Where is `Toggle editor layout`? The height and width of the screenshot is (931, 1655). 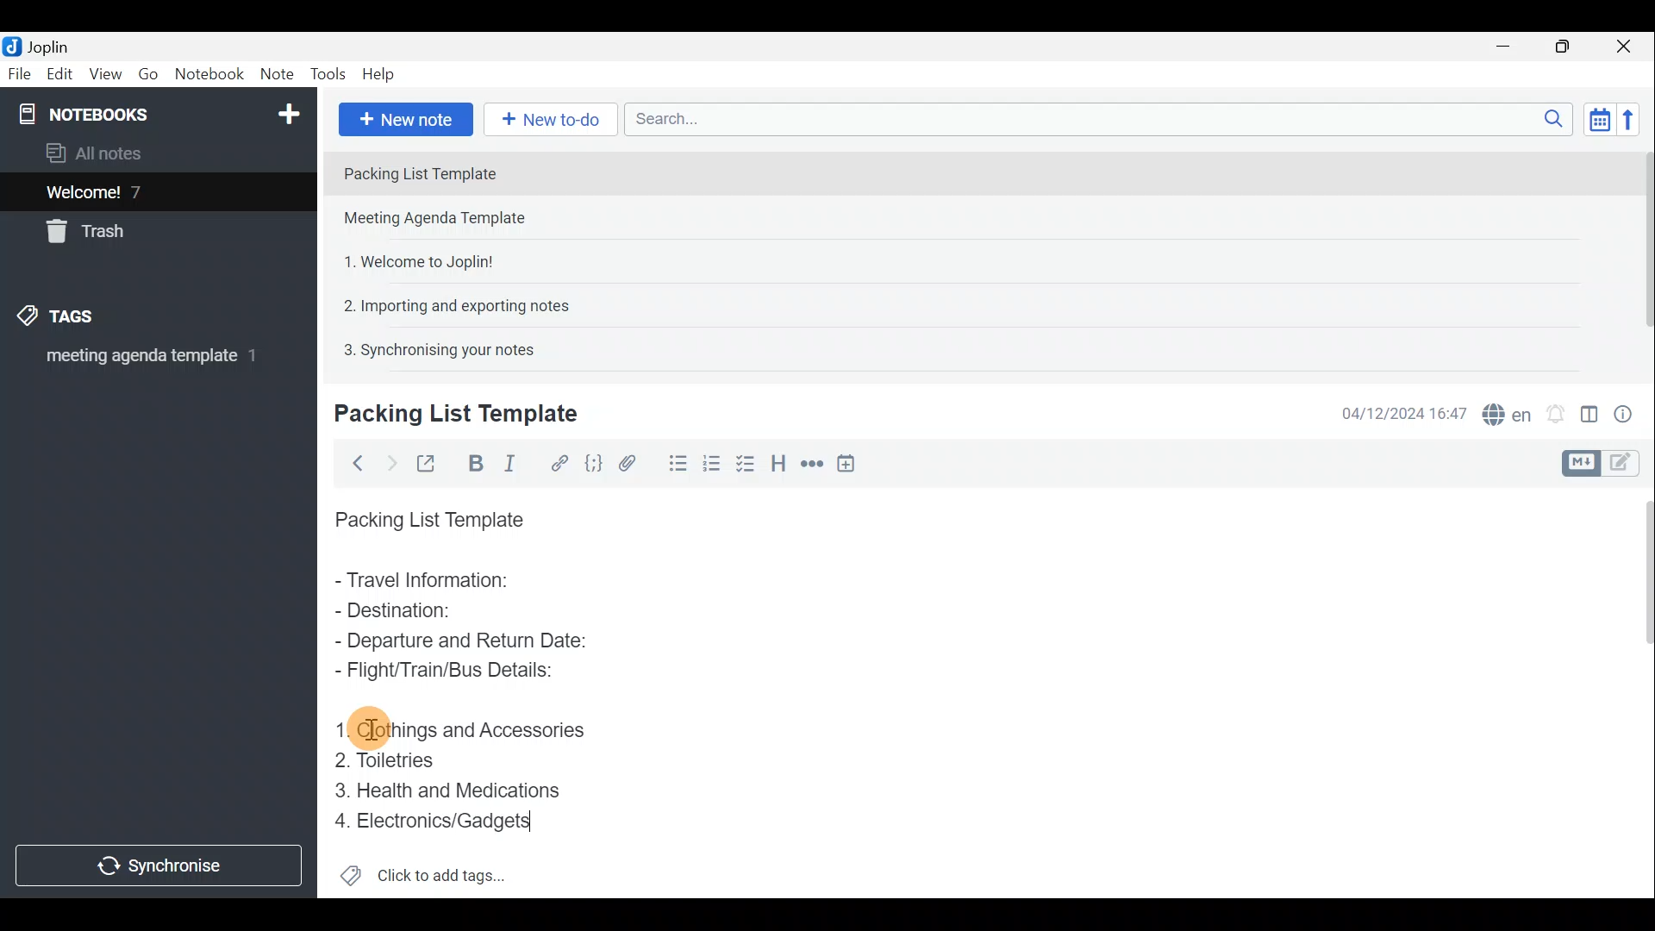 Toggle editor layout is located at coordinates (1589, 409).